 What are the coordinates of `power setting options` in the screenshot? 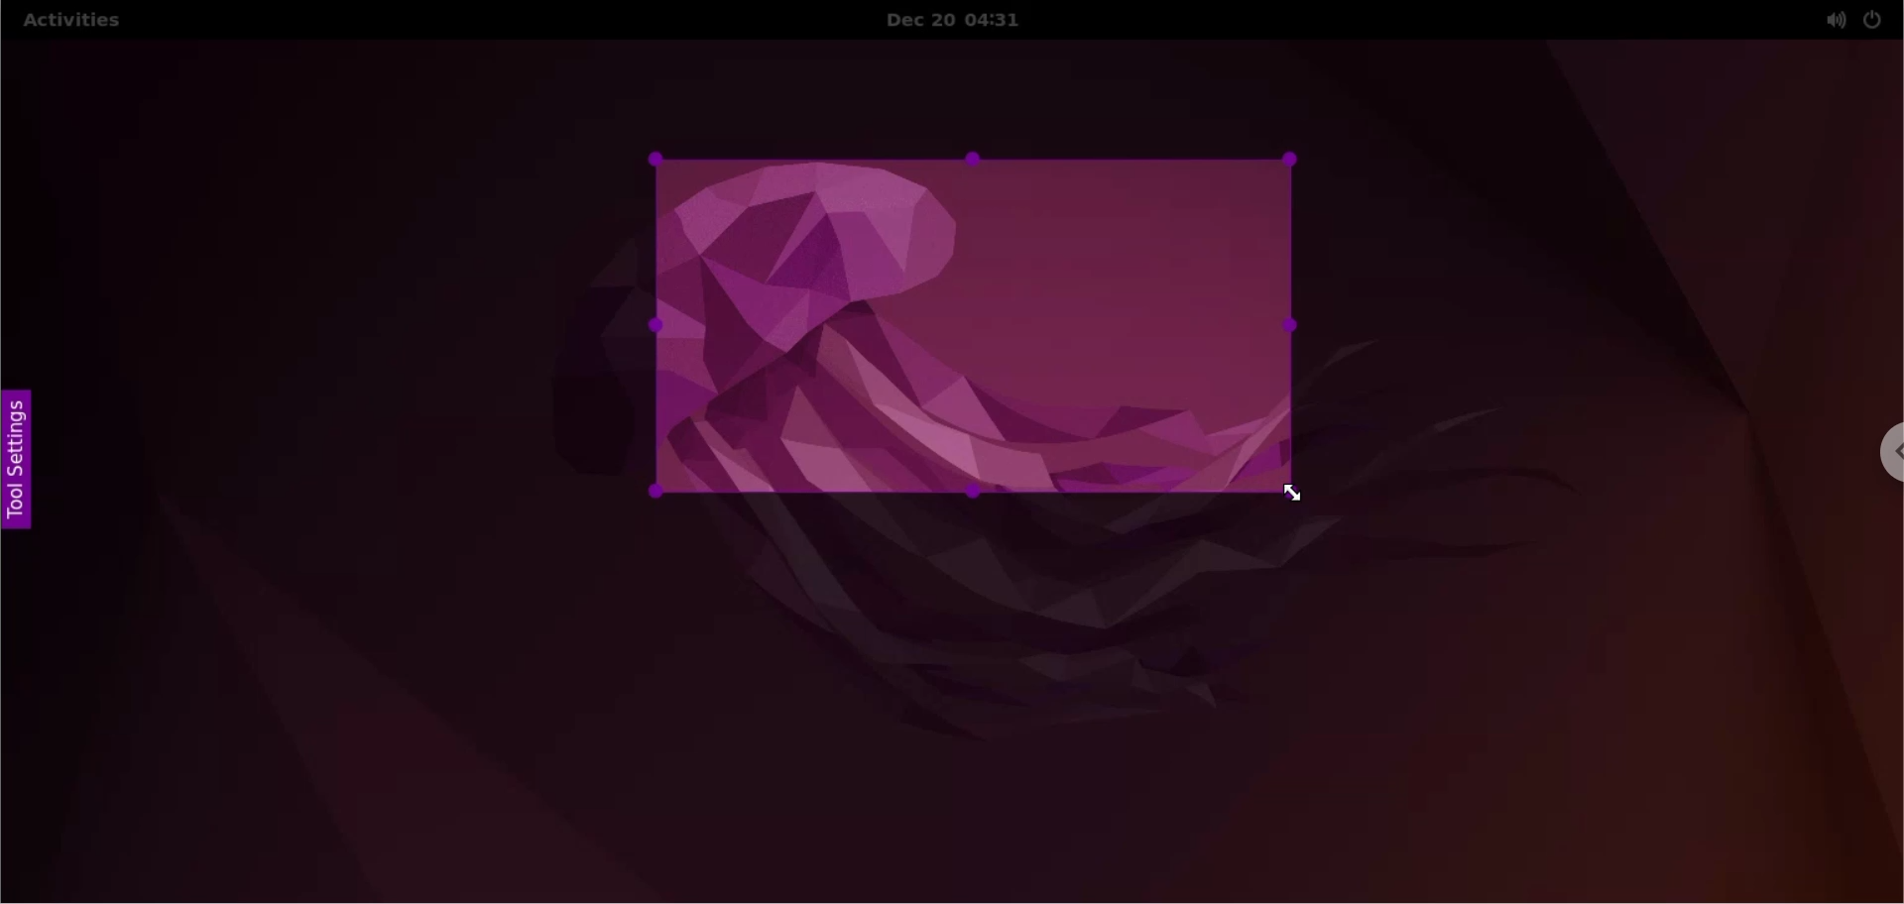 It's located at (1880, 18).